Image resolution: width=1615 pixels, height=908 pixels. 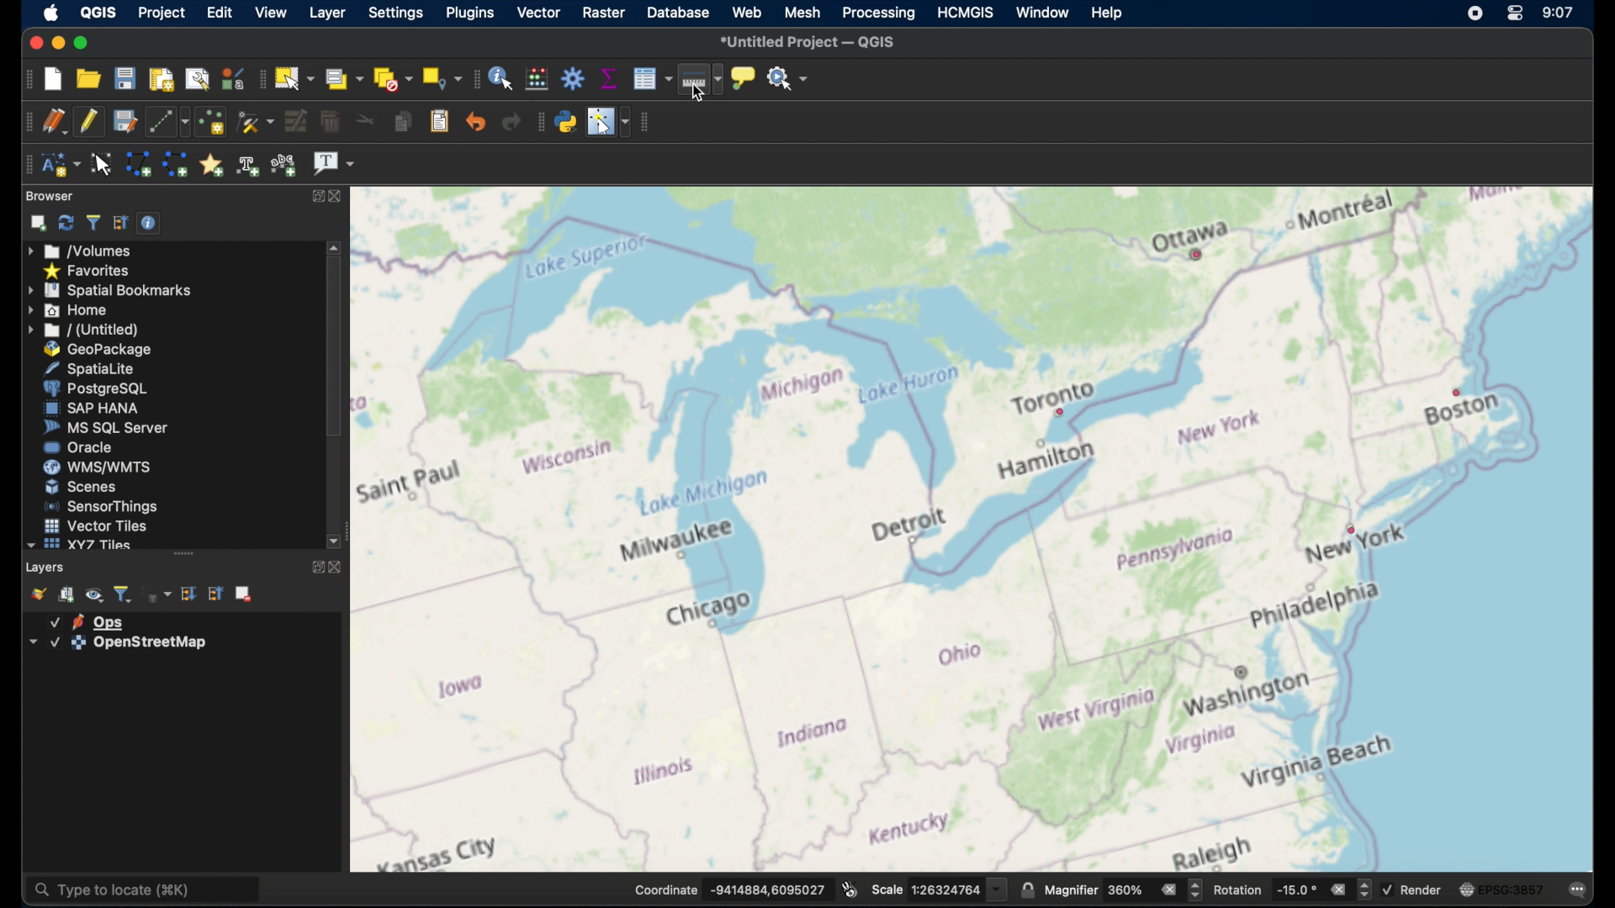 I want to click on current edits, so click(x=55, y=121).